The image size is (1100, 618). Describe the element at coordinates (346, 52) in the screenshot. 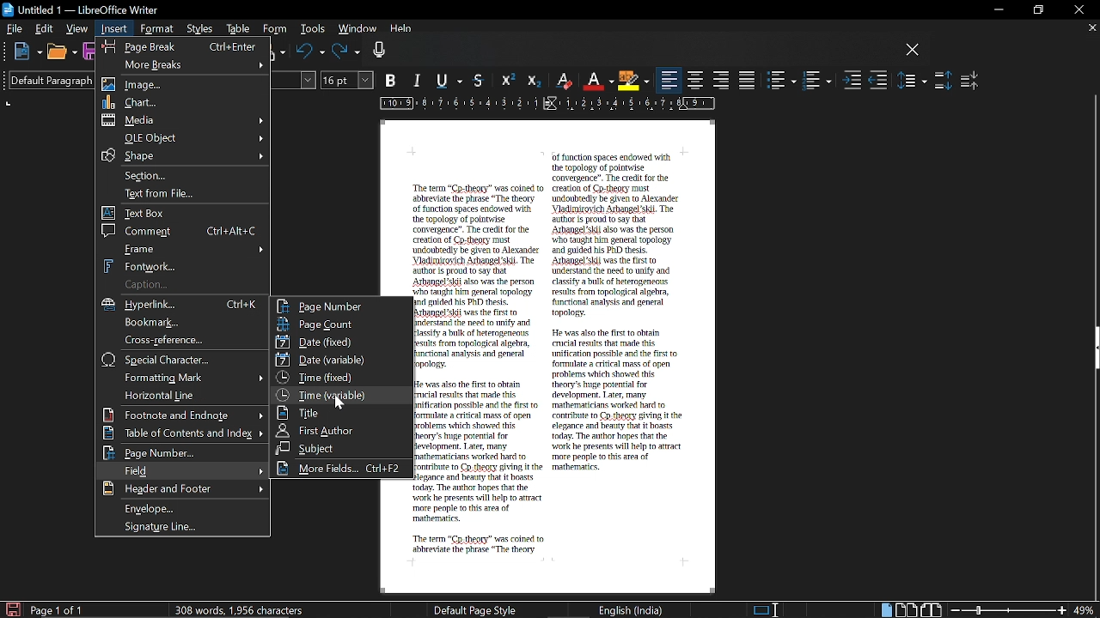

I see `Redo` at that location.